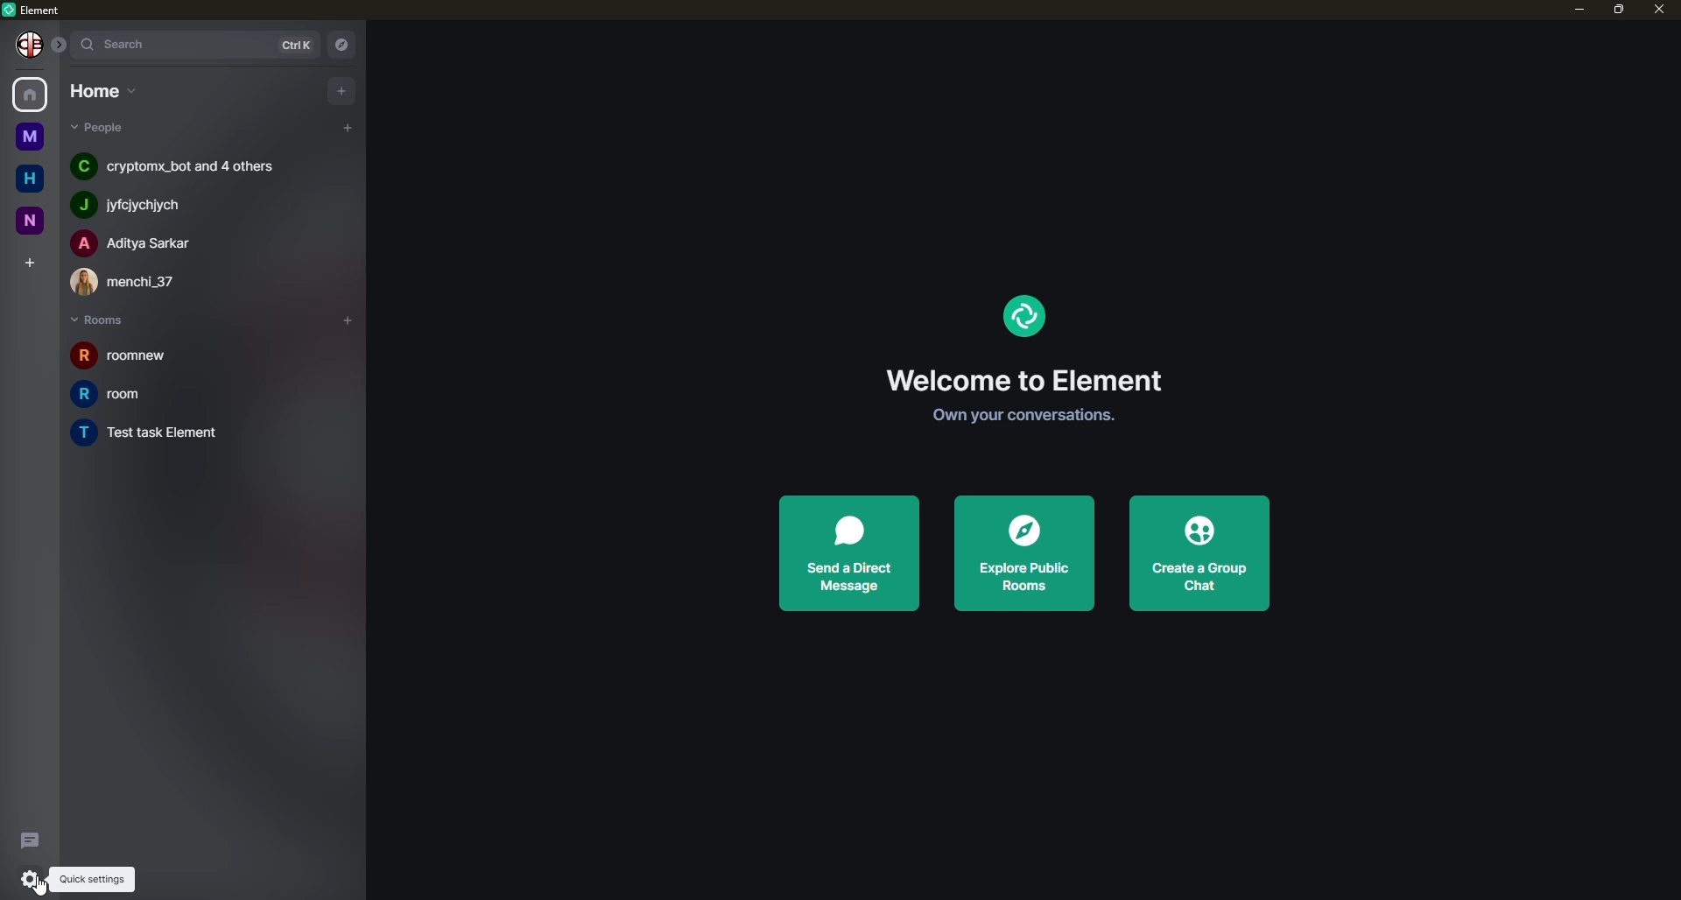 This screenshot has width=1681, height=900. Describe the element at coordinates (1021, 380) in the screenshot. I see `welcome` at that location.